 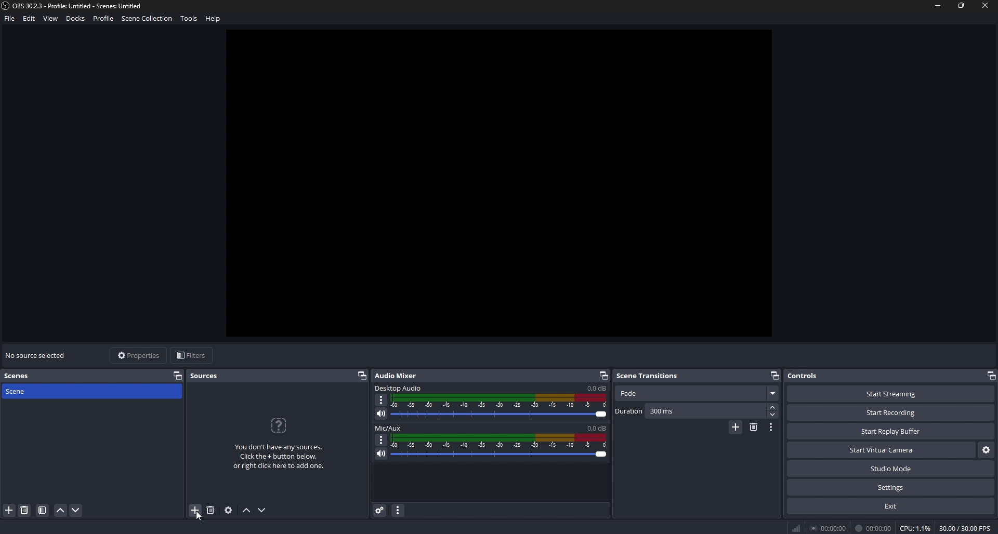 What do you see at coordinates (773, 415) in the screenshot?
I see `decrease duration` at bounding box center [773, 415].